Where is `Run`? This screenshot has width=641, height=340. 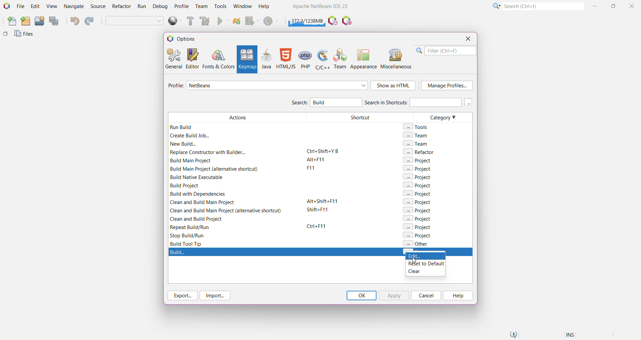 Run is located at coordinates (142, 7).